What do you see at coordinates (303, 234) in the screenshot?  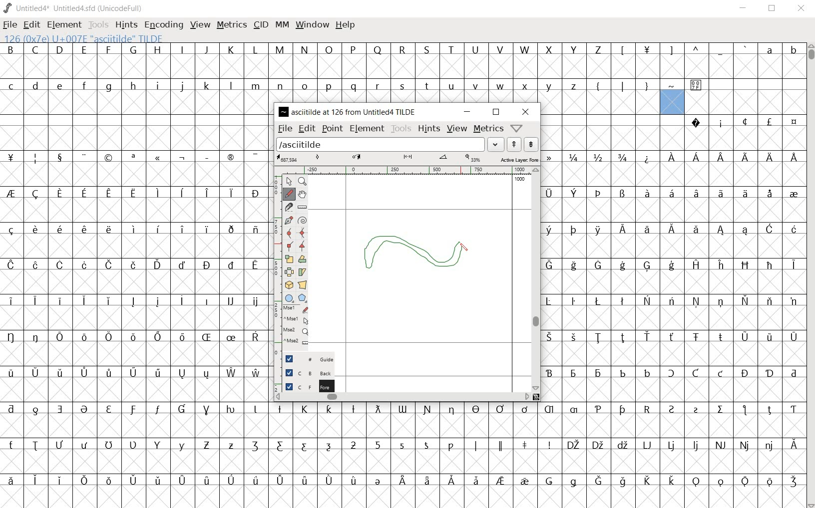 I see `add a curve point always either horizontal or vertical` at bounding box center [303, 234].